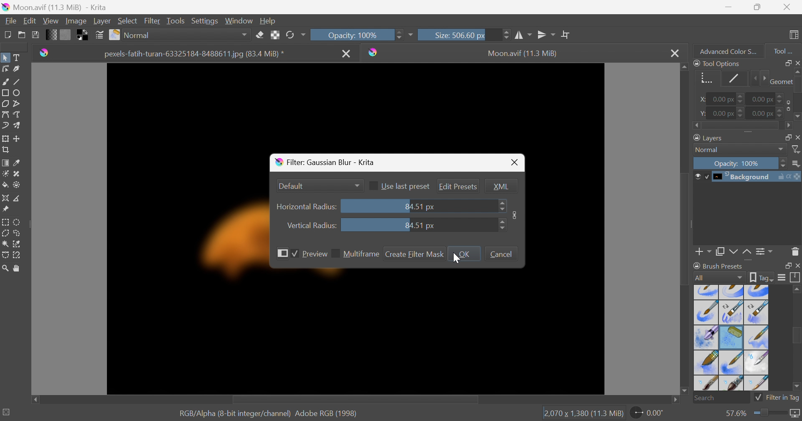  I want to click on Draw a gradient, so click(5, 162).